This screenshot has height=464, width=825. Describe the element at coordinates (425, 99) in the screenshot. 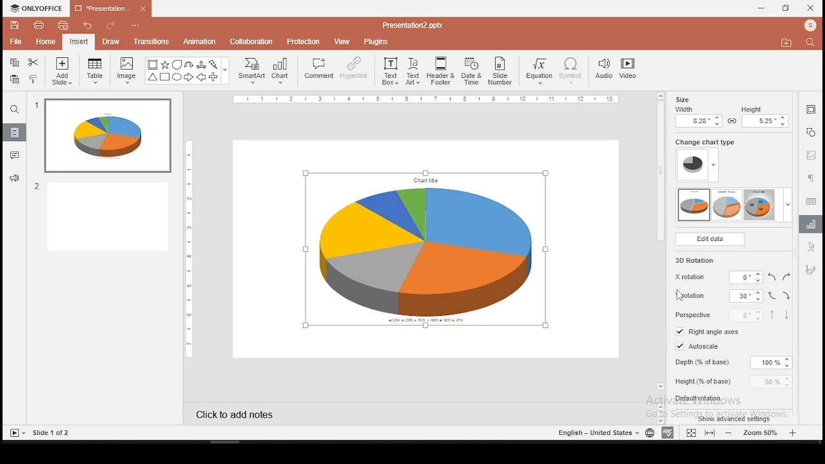

I see `Scale` at that location.